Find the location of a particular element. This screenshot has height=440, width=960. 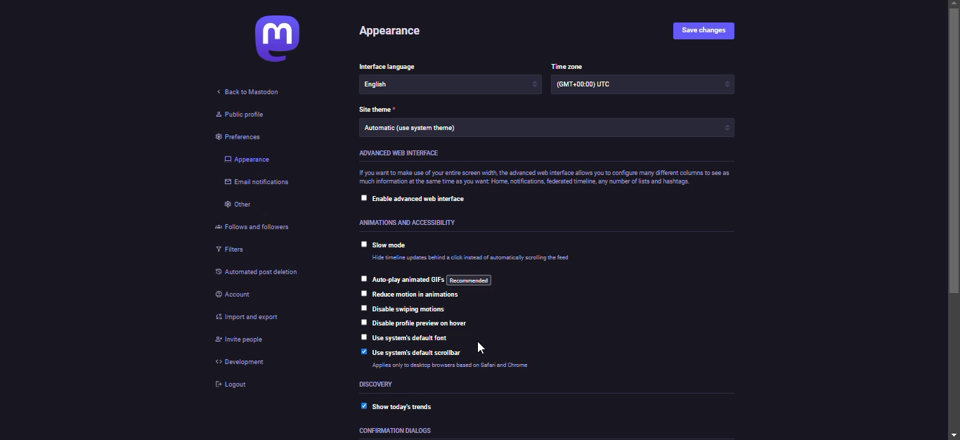

reduce motion in animations is located at coordinates (419, 295).